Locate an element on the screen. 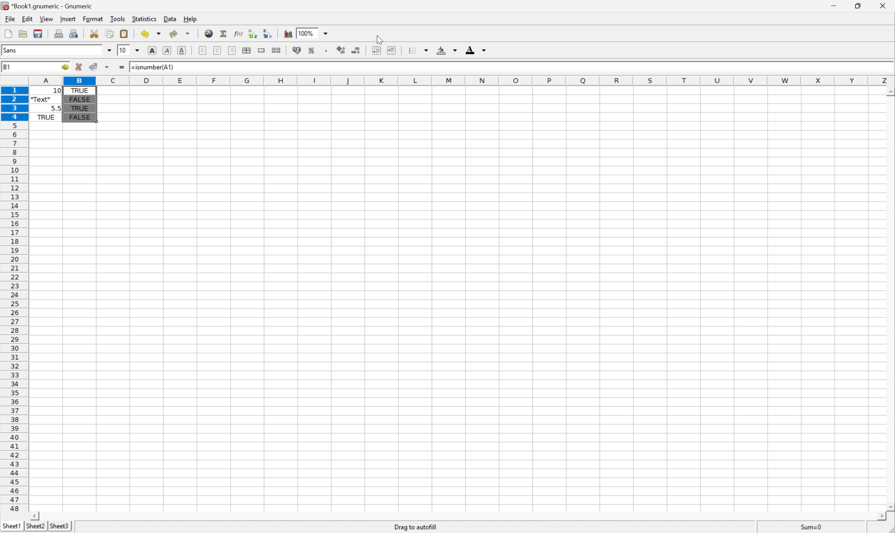 This screenshot has height=533, width=895. Scroll Right is located at coordinates (877, 515).